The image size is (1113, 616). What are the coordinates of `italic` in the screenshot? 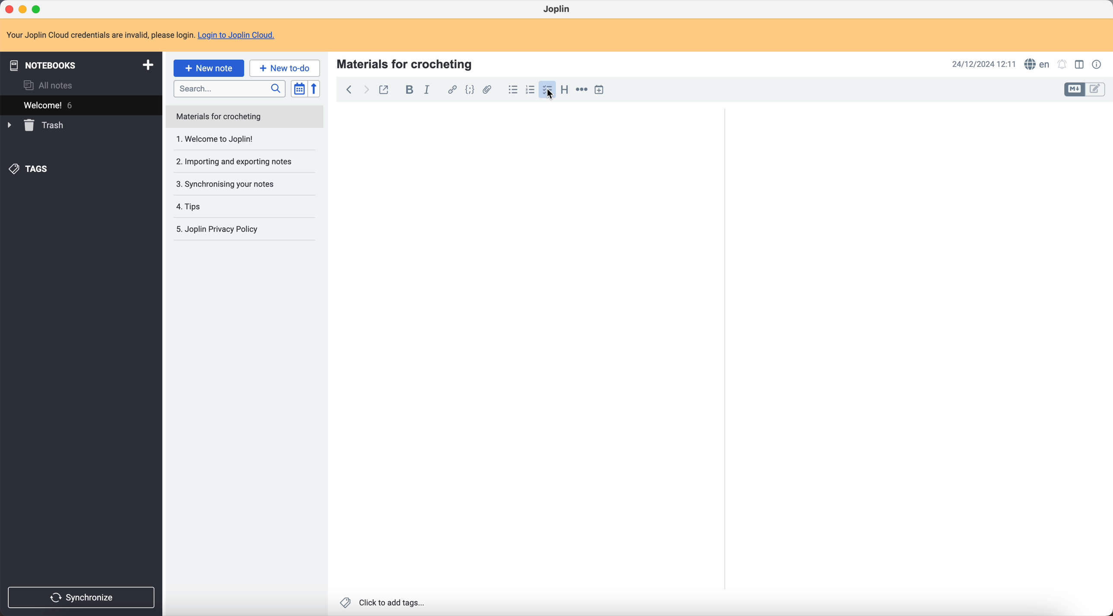 It's located at (429, 89).